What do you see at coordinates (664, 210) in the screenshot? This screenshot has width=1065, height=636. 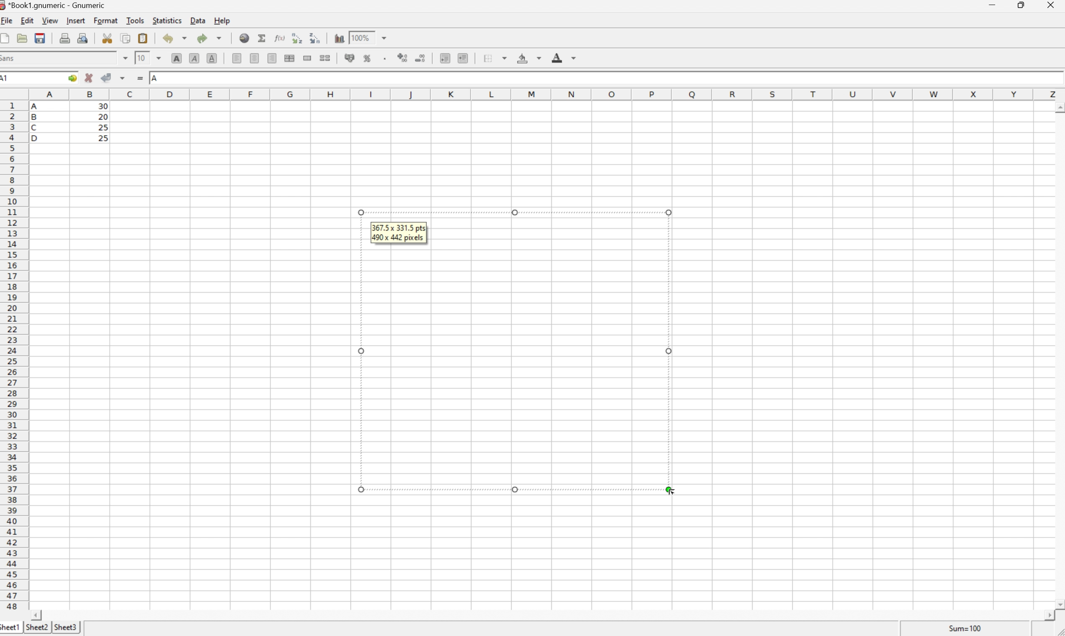 I see `` at bounding box center [664, 210].